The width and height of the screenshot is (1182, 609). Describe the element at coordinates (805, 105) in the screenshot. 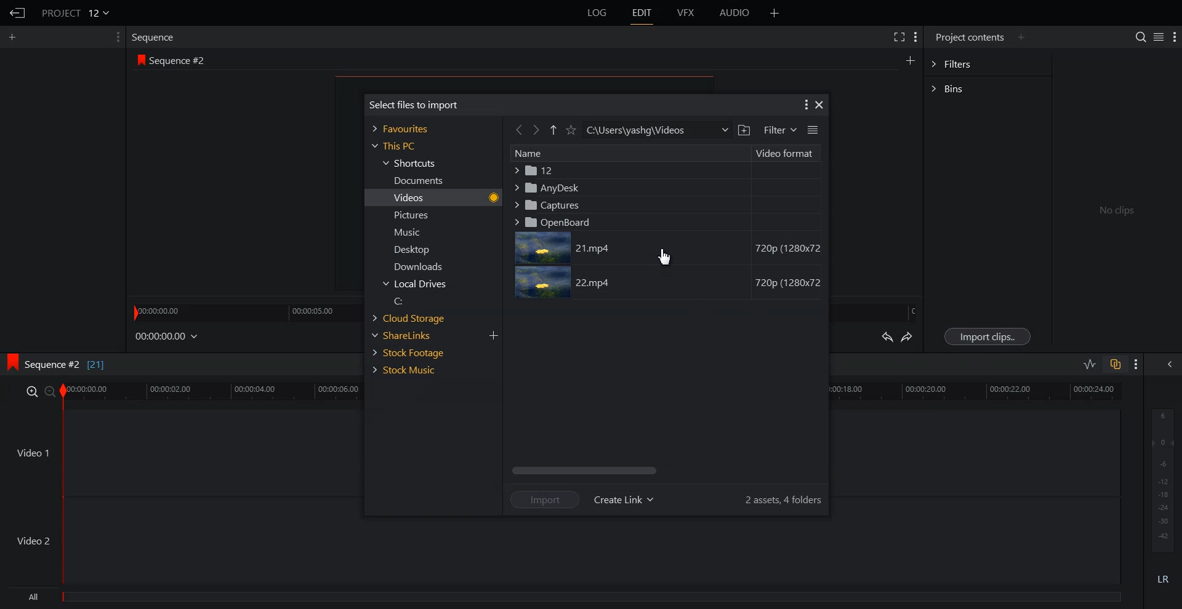

I see `Show Setting Menu` at that location.